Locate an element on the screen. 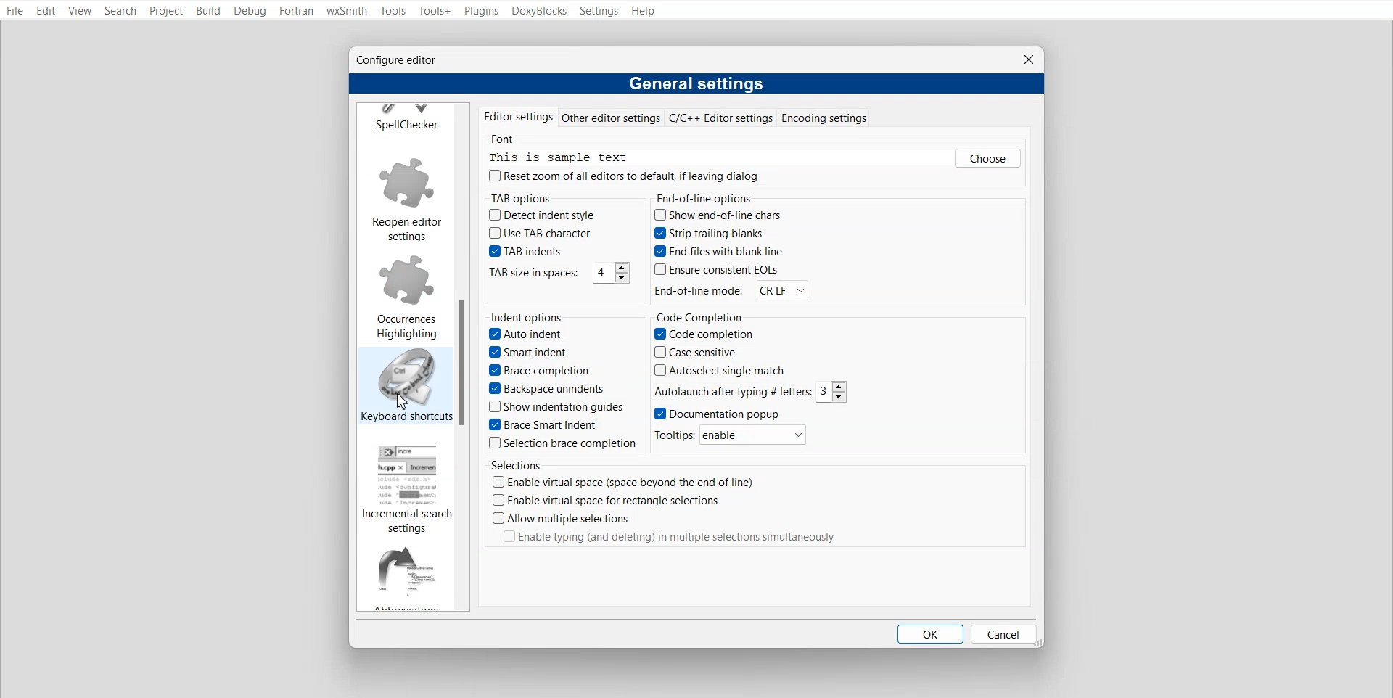  CR LF is located at coordinates (780, 292).